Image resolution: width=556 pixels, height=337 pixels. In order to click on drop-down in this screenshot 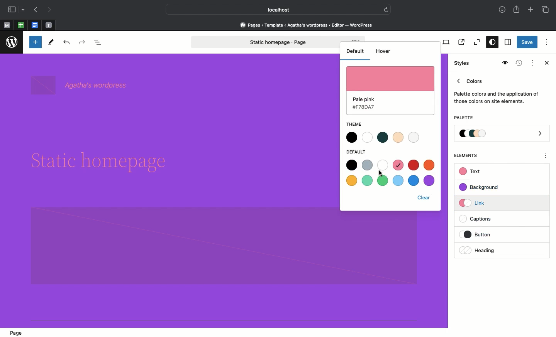, I will do `click(24, 10)`.